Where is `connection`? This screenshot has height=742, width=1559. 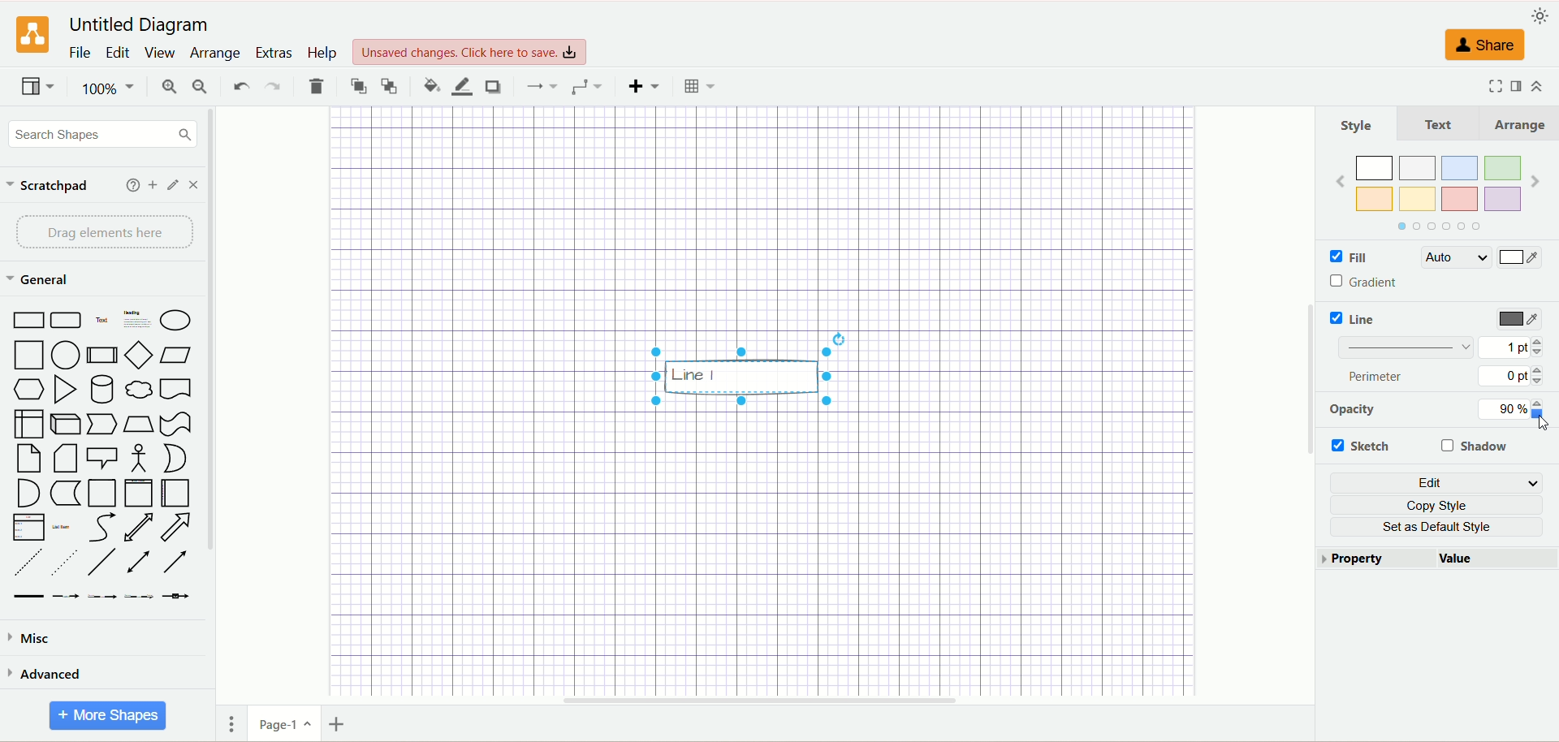
connection is located at coordinates (539, 84).